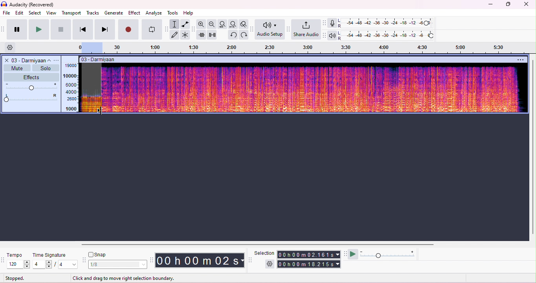 The image size is (536, 283). I want to click on selection time, so click(310, 254).